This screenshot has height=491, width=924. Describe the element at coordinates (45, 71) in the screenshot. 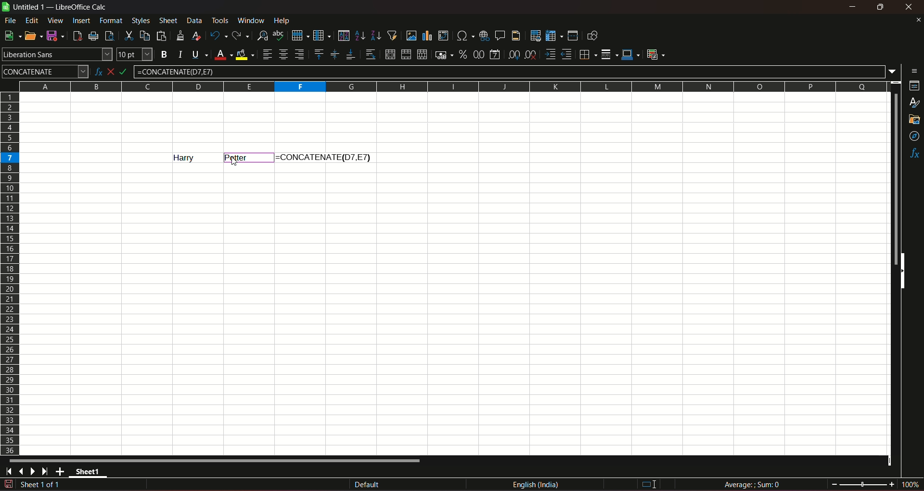

I see `name box` at that location.